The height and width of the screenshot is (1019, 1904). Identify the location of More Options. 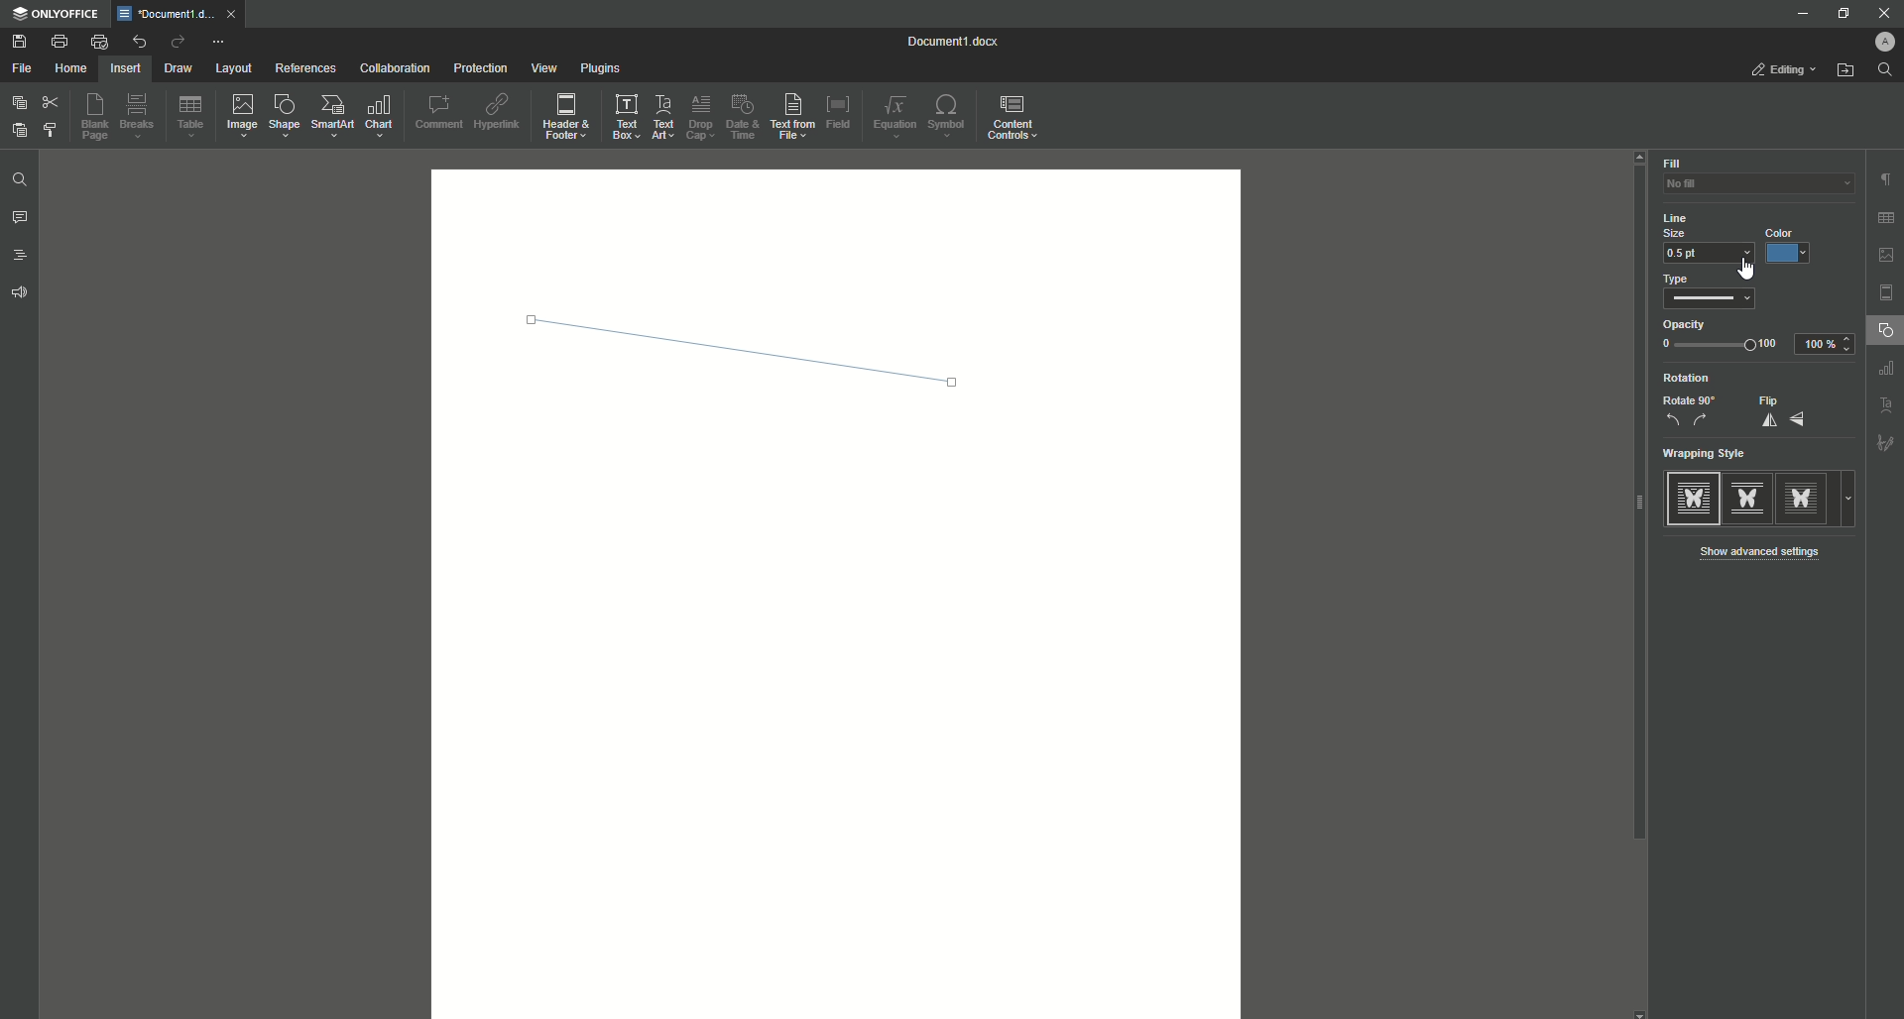
(220, 43).